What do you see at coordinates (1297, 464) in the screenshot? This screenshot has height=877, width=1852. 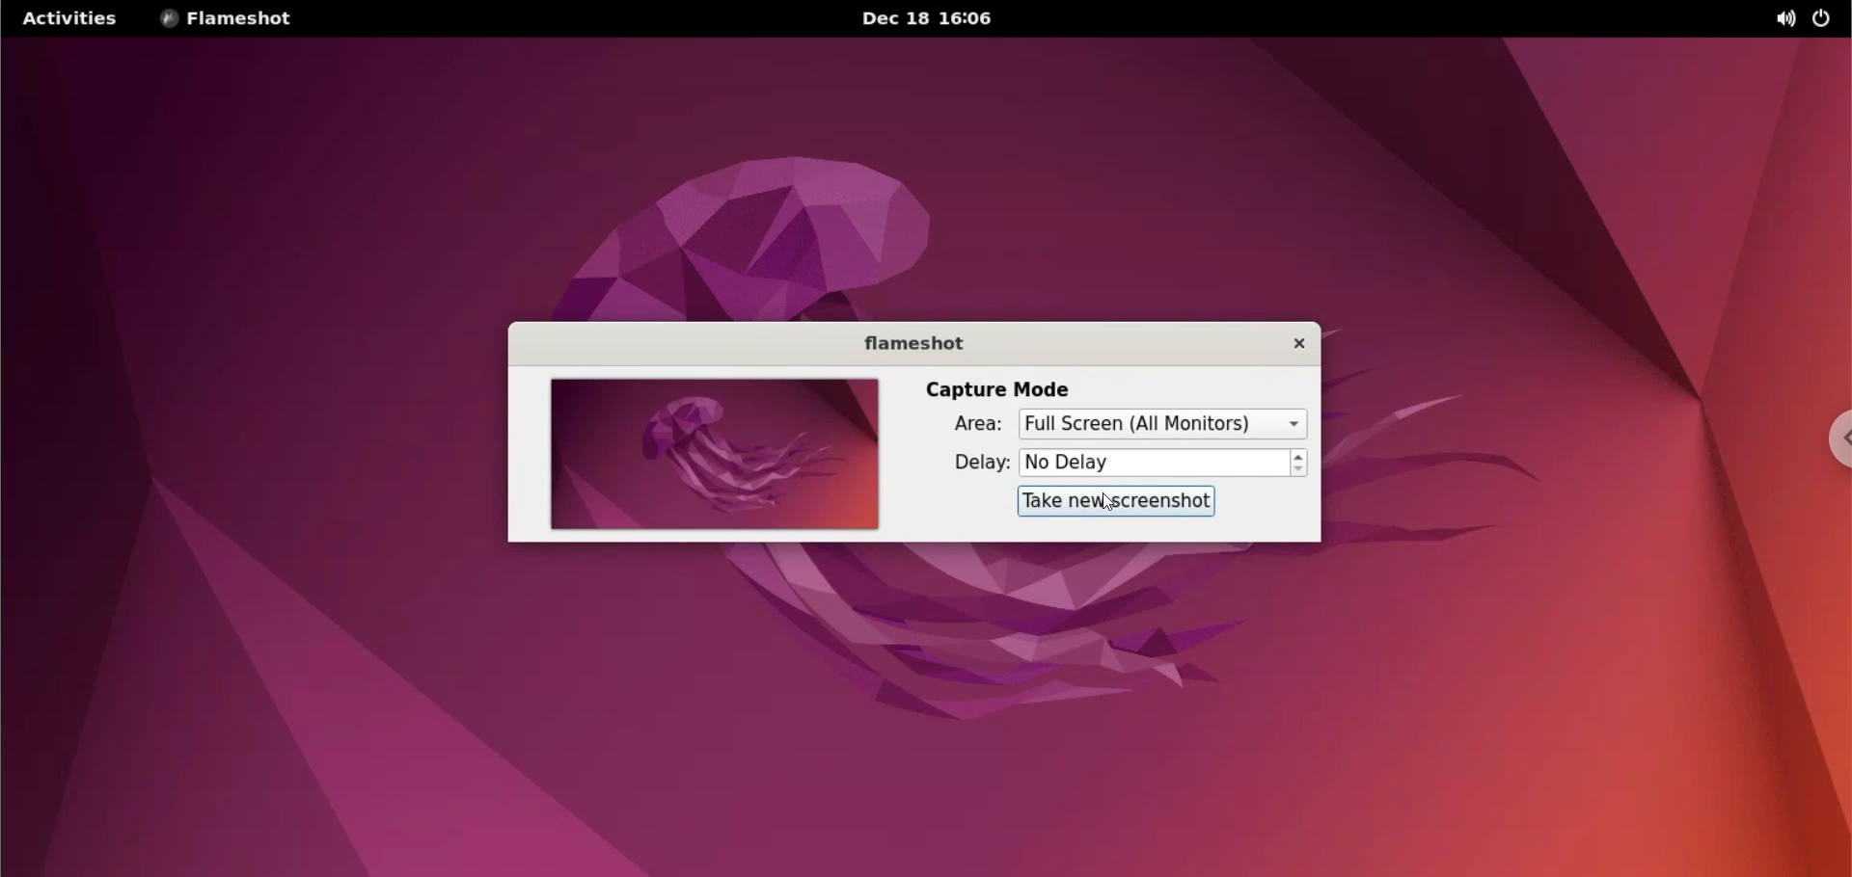 I see `delay increment and decrement` at bounding box center [1297, 464].